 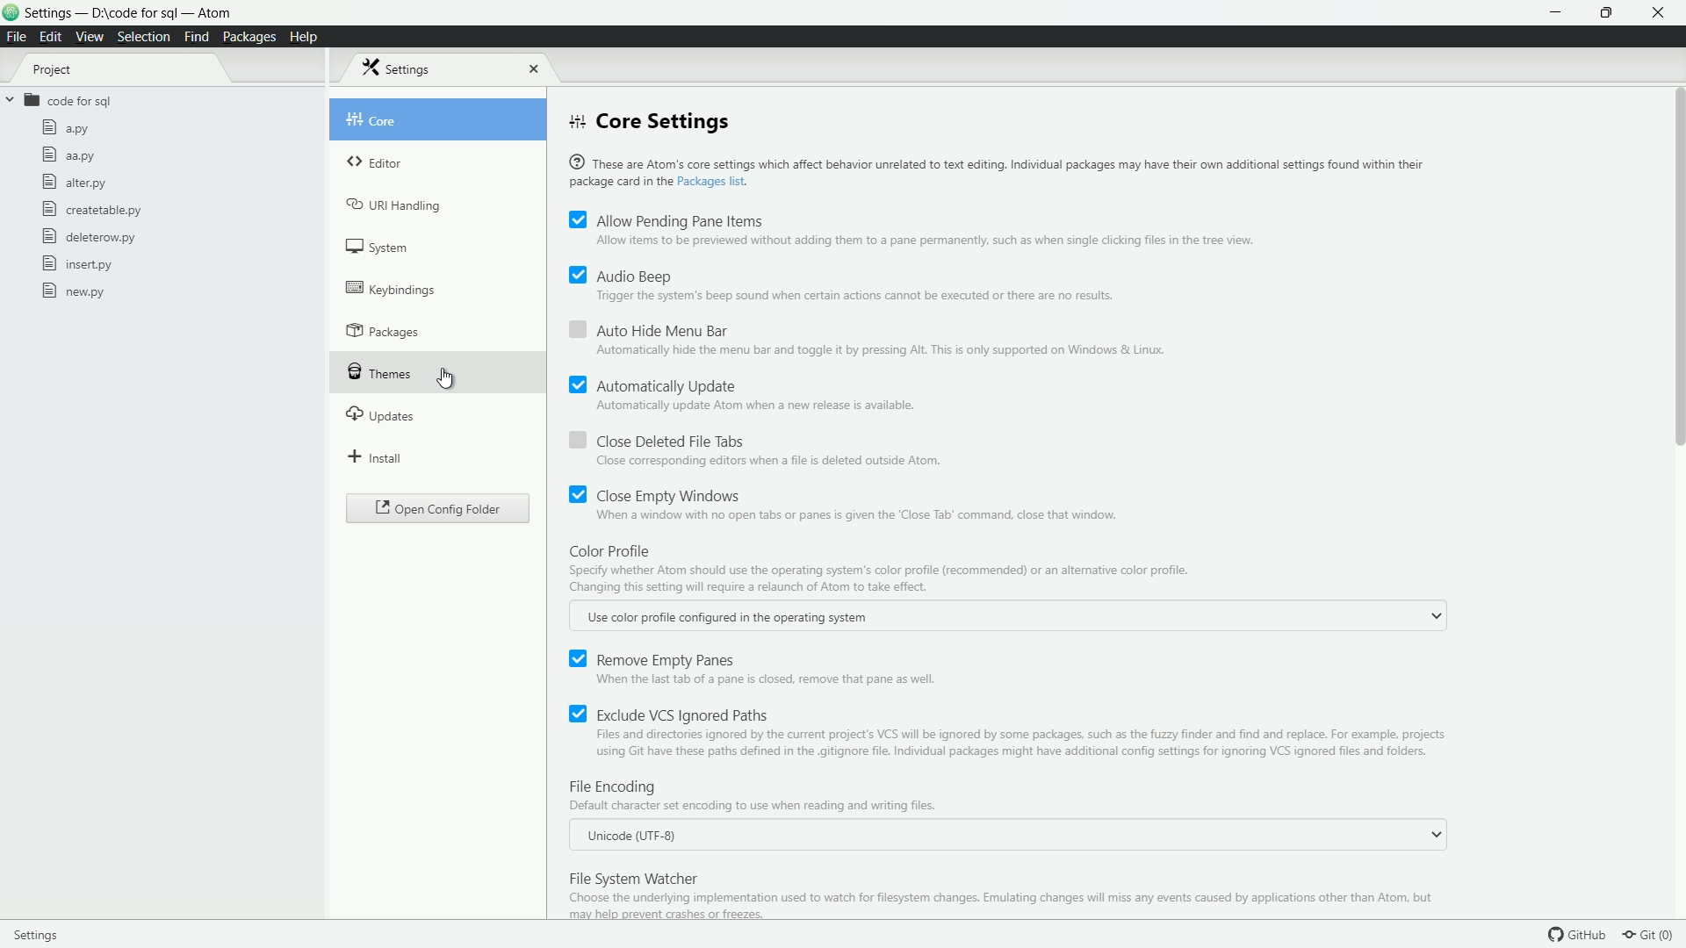 What do you see at coordinates (1609, 13) in the screenshot?
I see `maximize or restore` at bounding box center [1609, 13].